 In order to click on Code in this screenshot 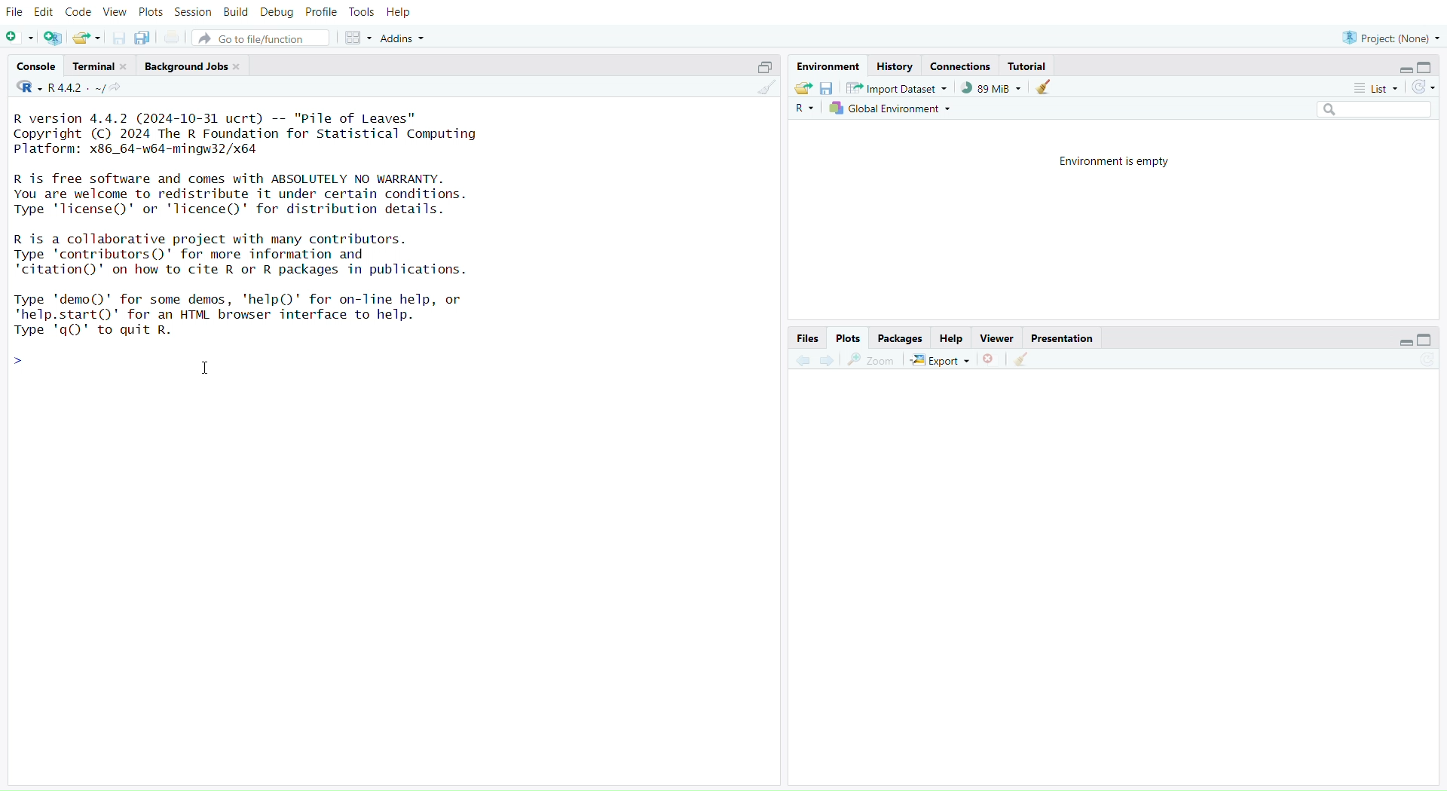, I will do `click(79, 12)`.